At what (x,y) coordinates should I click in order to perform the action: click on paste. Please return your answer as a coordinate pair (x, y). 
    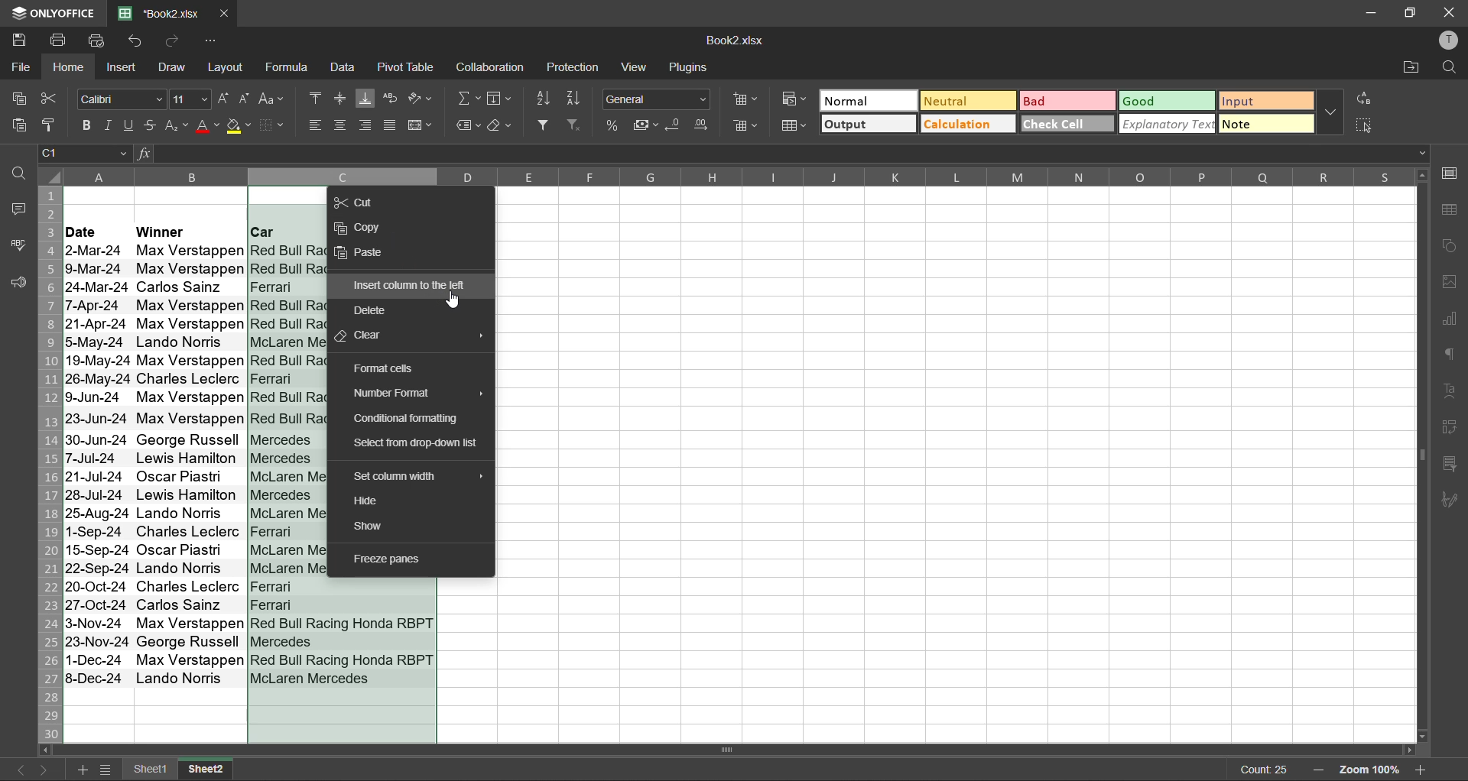
    Looking at the image, I should click on (23, 126).